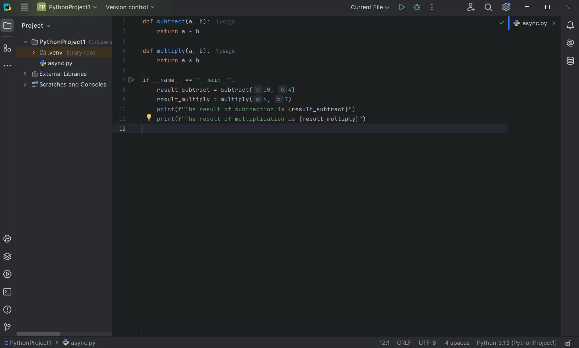 This screenshot has height=348, width=579. Describe the element at coordinates (457, 343) in the screenshot. I see `indent` at that location.